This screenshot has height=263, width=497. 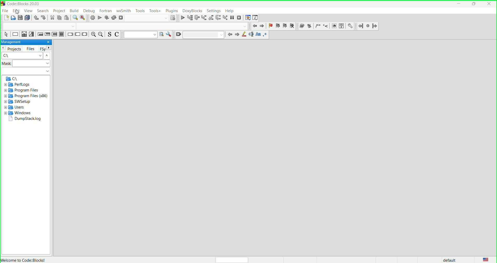 What do you see at coordinates (121, 18) in the screenshot?
I see `abort` at bounding box center [121, 18].